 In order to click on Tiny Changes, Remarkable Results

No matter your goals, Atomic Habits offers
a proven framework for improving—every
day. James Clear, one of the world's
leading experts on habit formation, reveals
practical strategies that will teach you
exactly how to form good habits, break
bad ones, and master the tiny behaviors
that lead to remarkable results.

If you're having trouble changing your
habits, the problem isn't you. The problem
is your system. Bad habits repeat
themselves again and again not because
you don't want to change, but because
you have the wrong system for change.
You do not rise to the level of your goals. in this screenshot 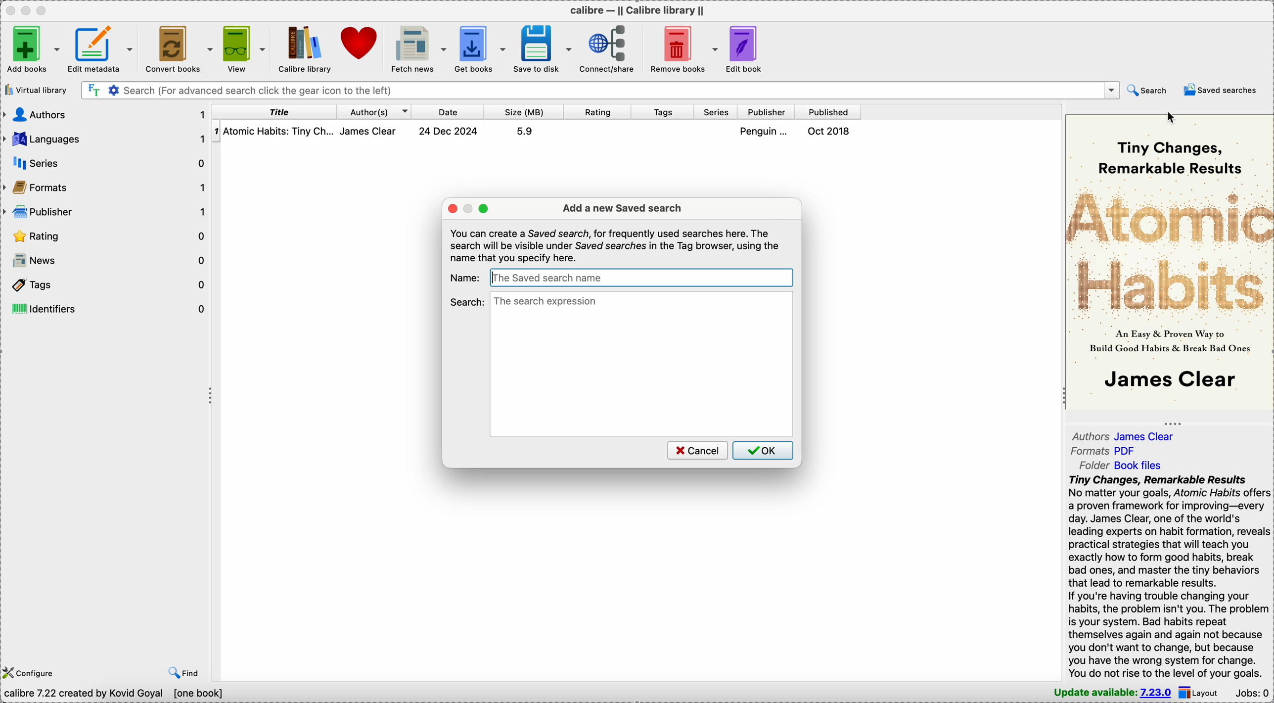, I will do `click(1165, 576)`.